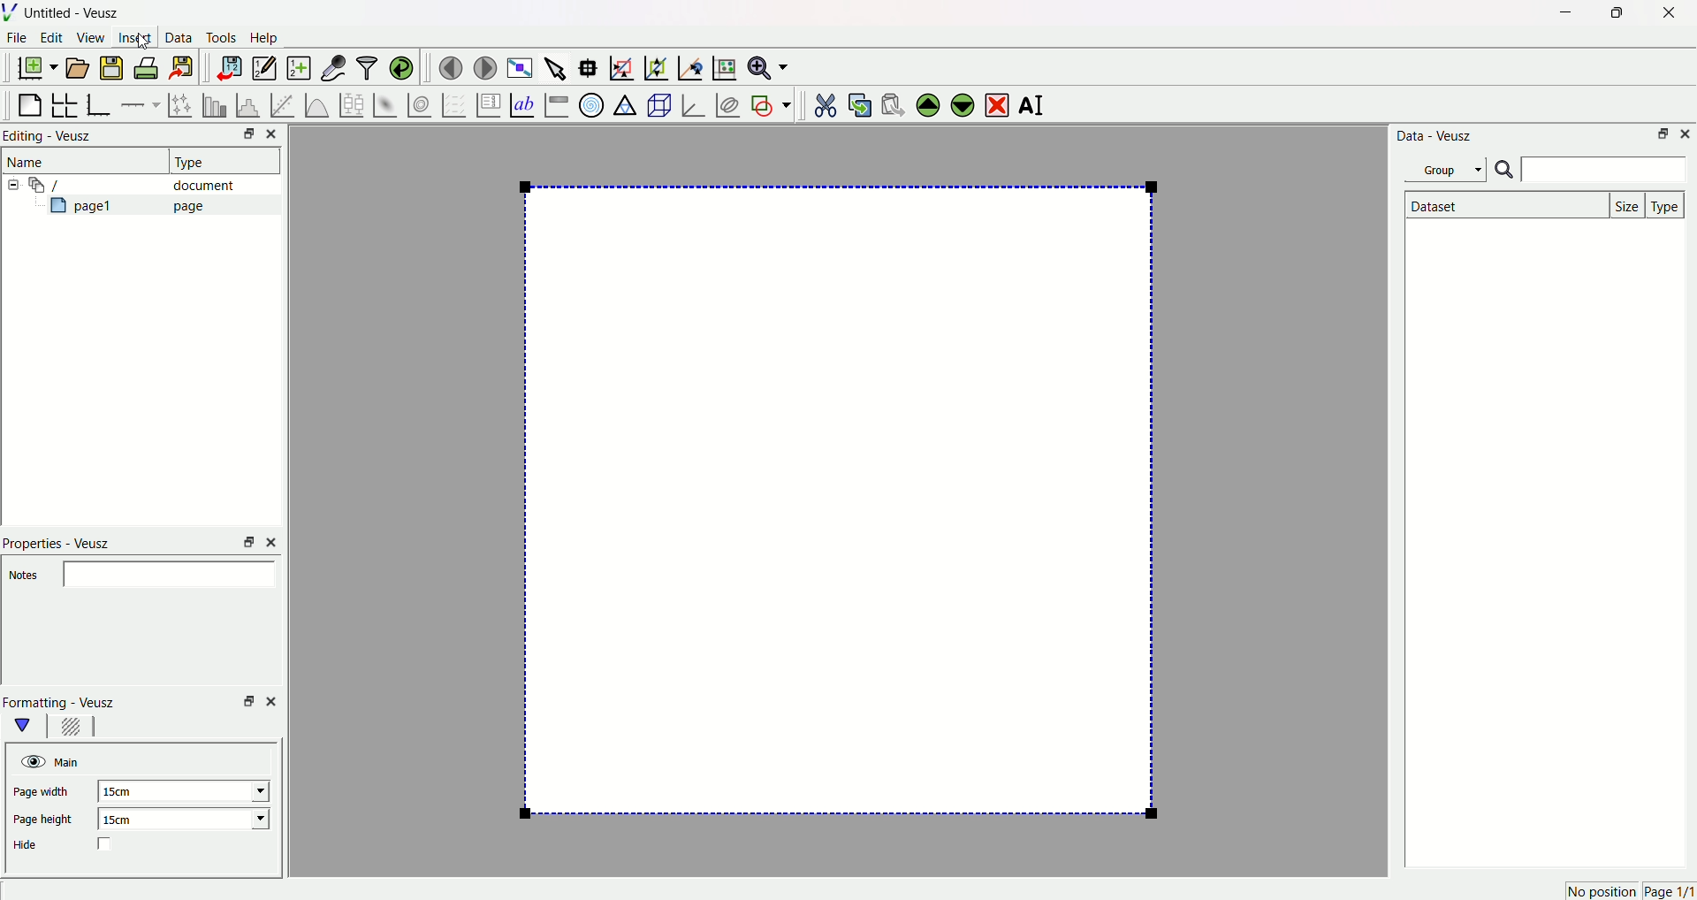 This screenshot has width=1697, height=900. I want to click on draw rectangle on zoom graph axes, so click(621, 65).